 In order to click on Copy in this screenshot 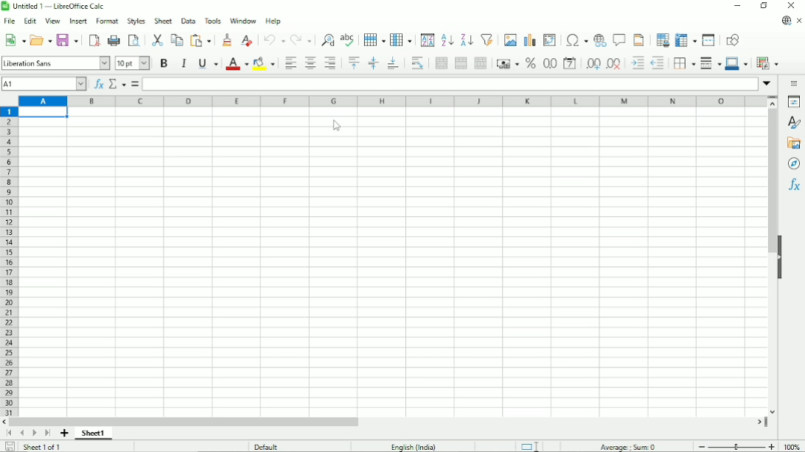, I will do `click(176, 40)`.